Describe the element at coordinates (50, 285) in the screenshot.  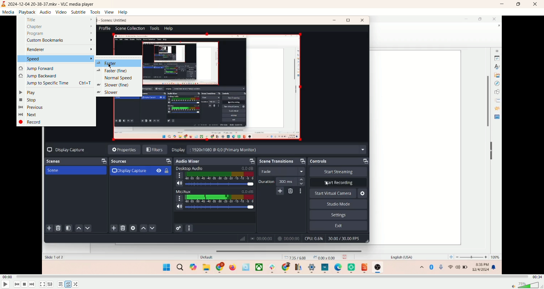
I see `extended settings` at that location.